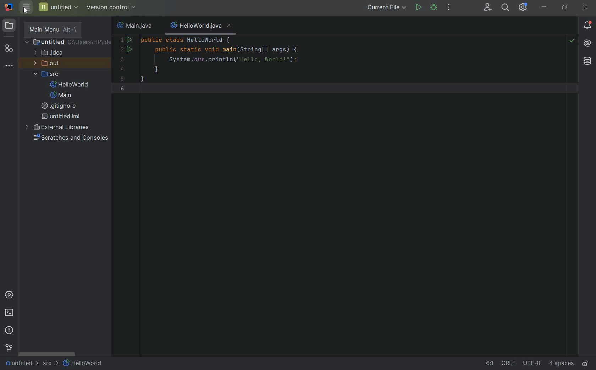  I want to click on RUN, so click(418, 8).